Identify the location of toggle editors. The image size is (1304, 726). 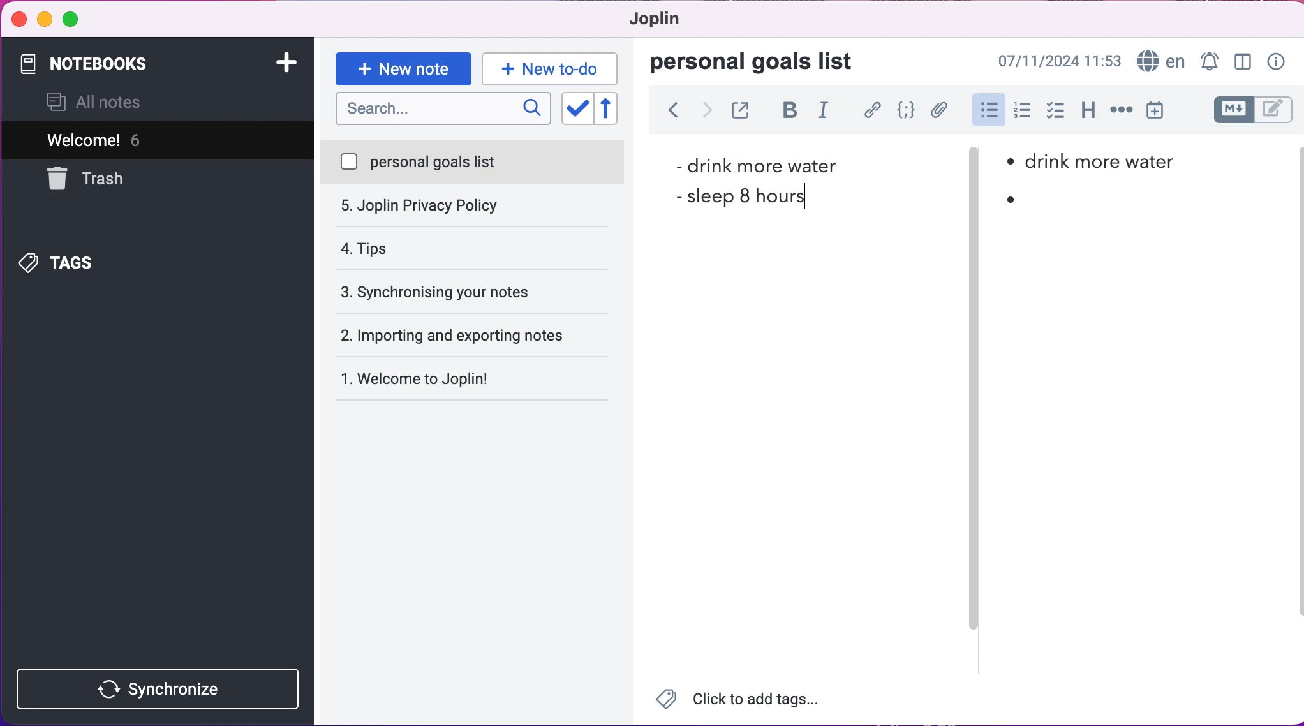
(1241, 110).